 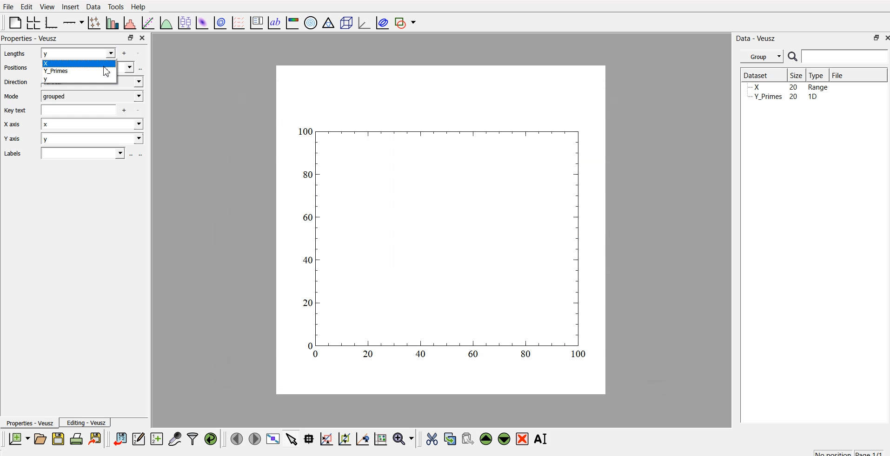 I want to click on plot data, so click(x=220, y=22).